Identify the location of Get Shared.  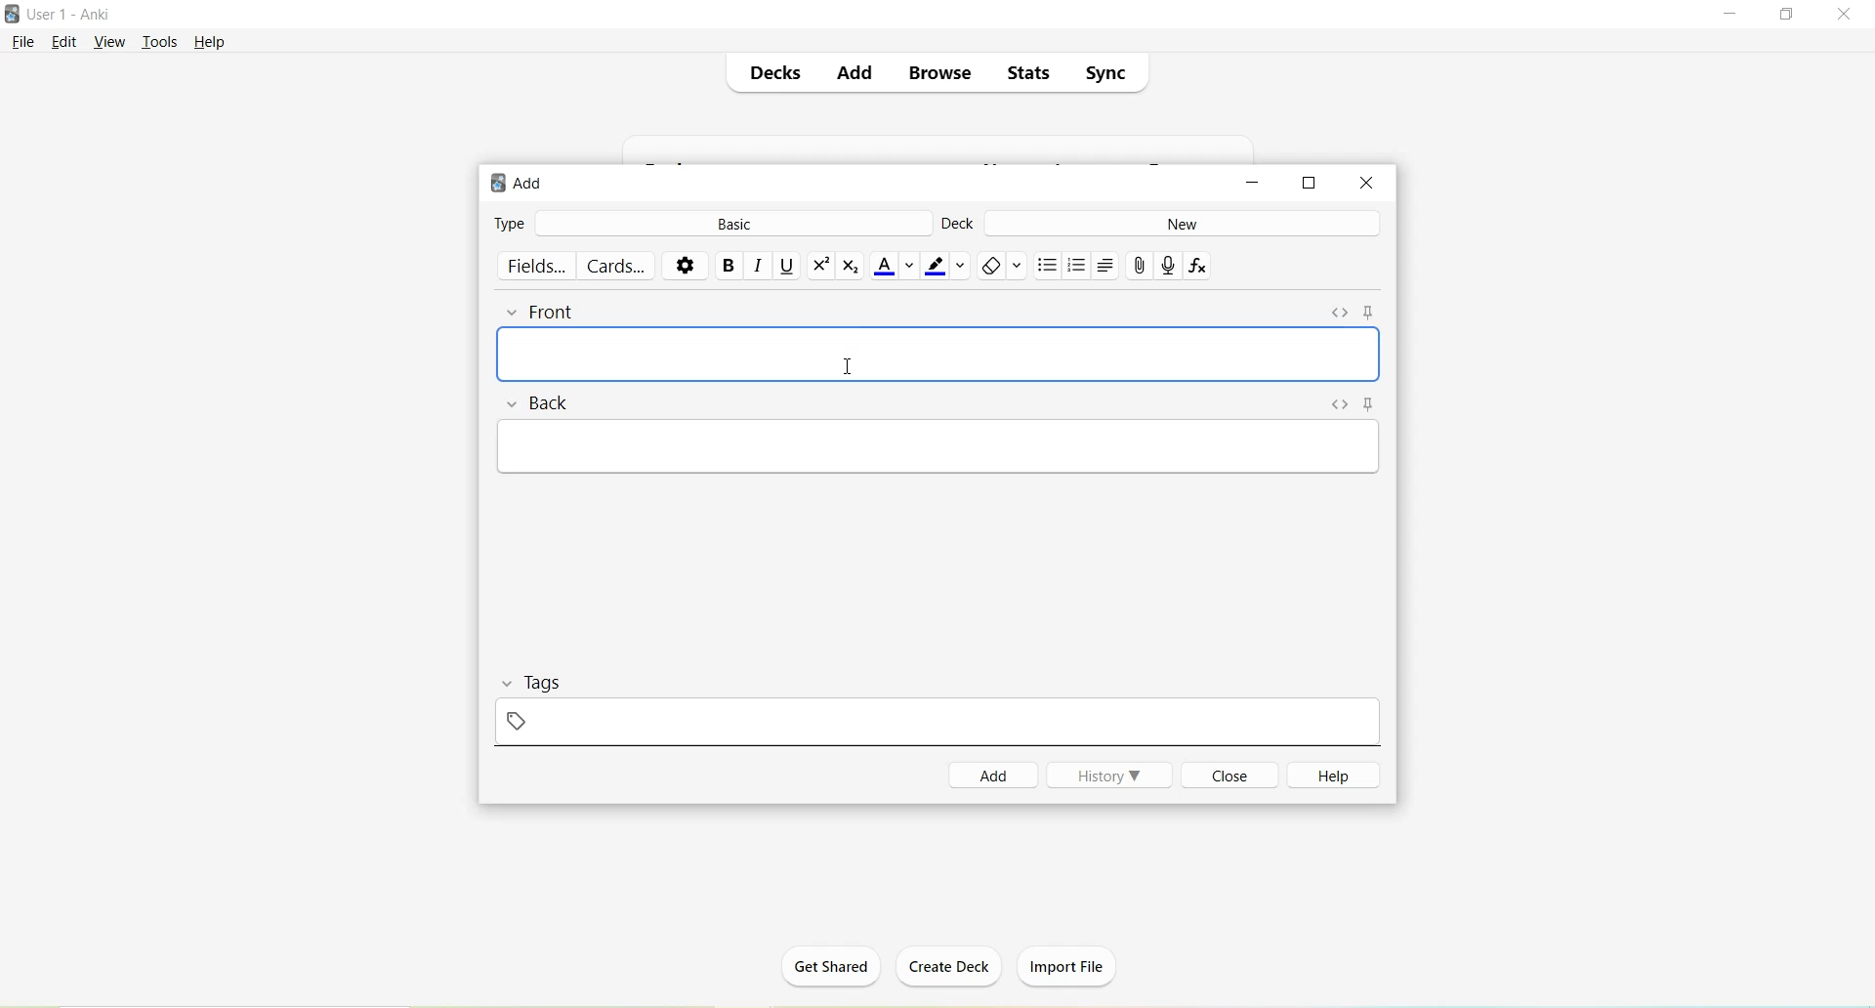
(831, 973).